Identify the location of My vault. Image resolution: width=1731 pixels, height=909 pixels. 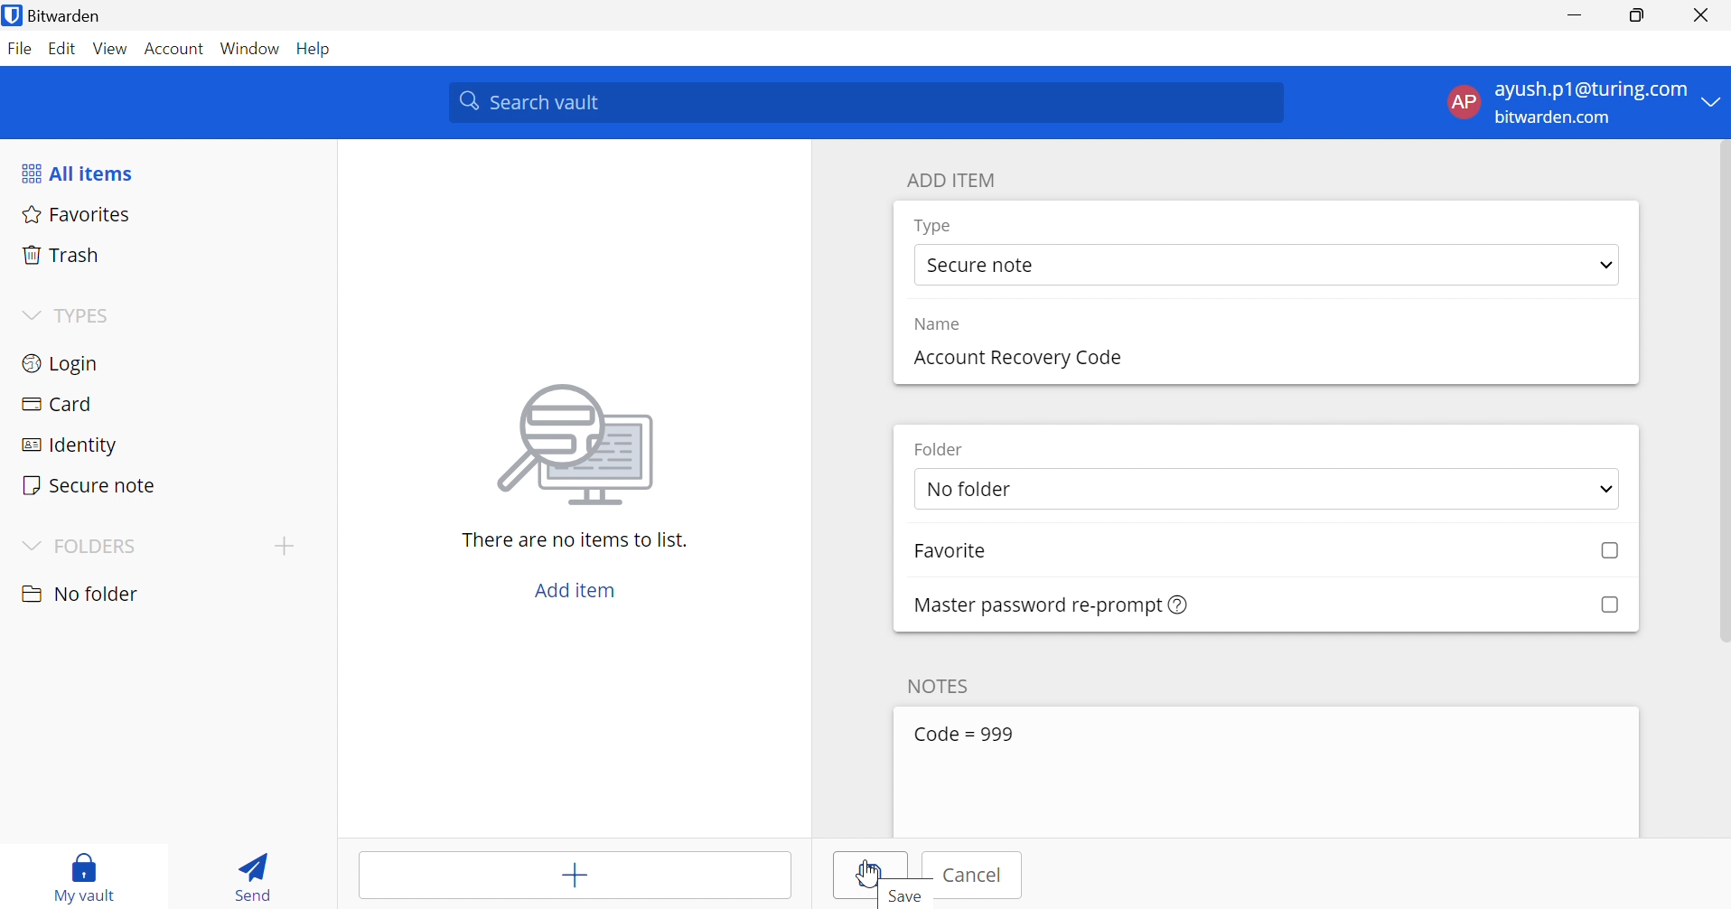
(92, 864).